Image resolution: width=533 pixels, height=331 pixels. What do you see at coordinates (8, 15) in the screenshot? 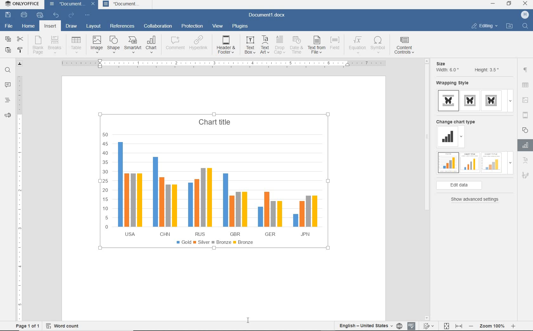
I see `save` at bounding box center [8, 15].